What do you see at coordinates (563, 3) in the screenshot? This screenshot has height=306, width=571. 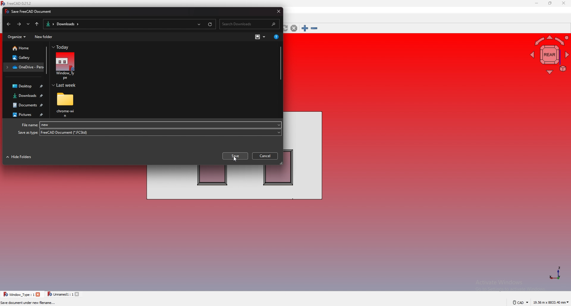 I see `close` at bounding box center [563, 3].